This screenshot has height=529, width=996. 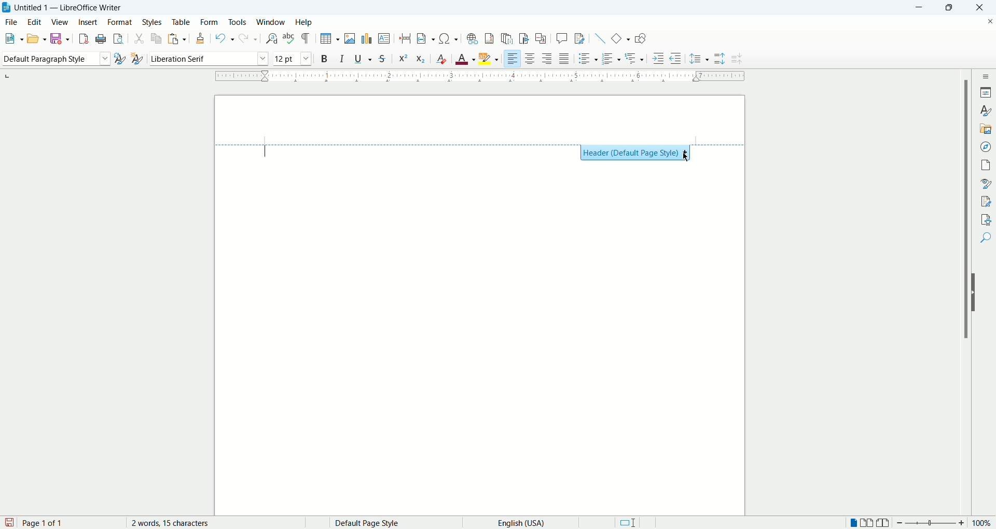 What do you see at coordinates (632, 152) in the screenshot?
I see `Header (Default Page Style) ` at bounding box center [632, 152].